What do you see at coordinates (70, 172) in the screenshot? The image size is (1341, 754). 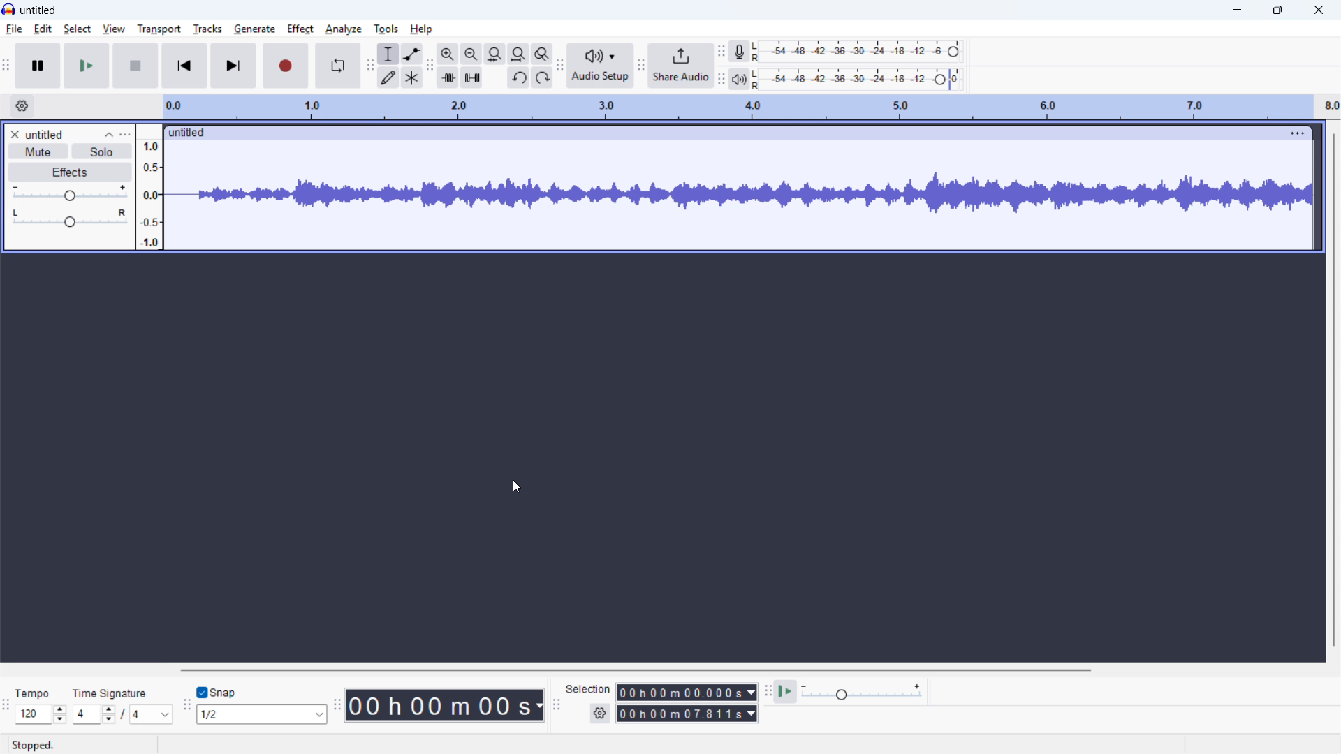 I see `effects` at bounding box center [70, 172].